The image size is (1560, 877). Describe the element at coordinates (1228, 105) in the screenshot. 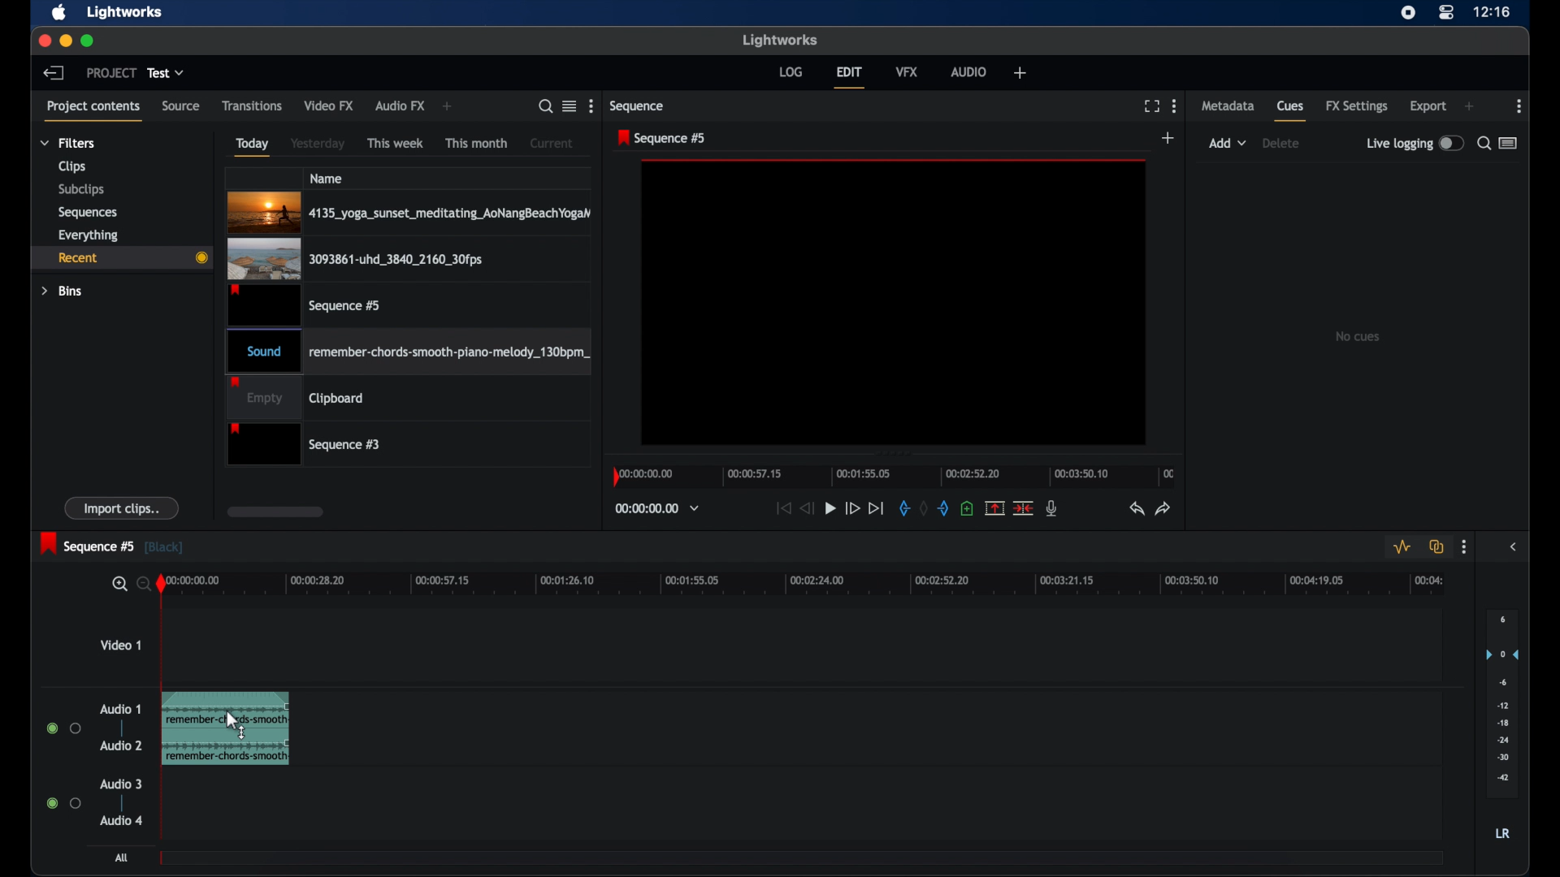

I see `metadata` at that location.